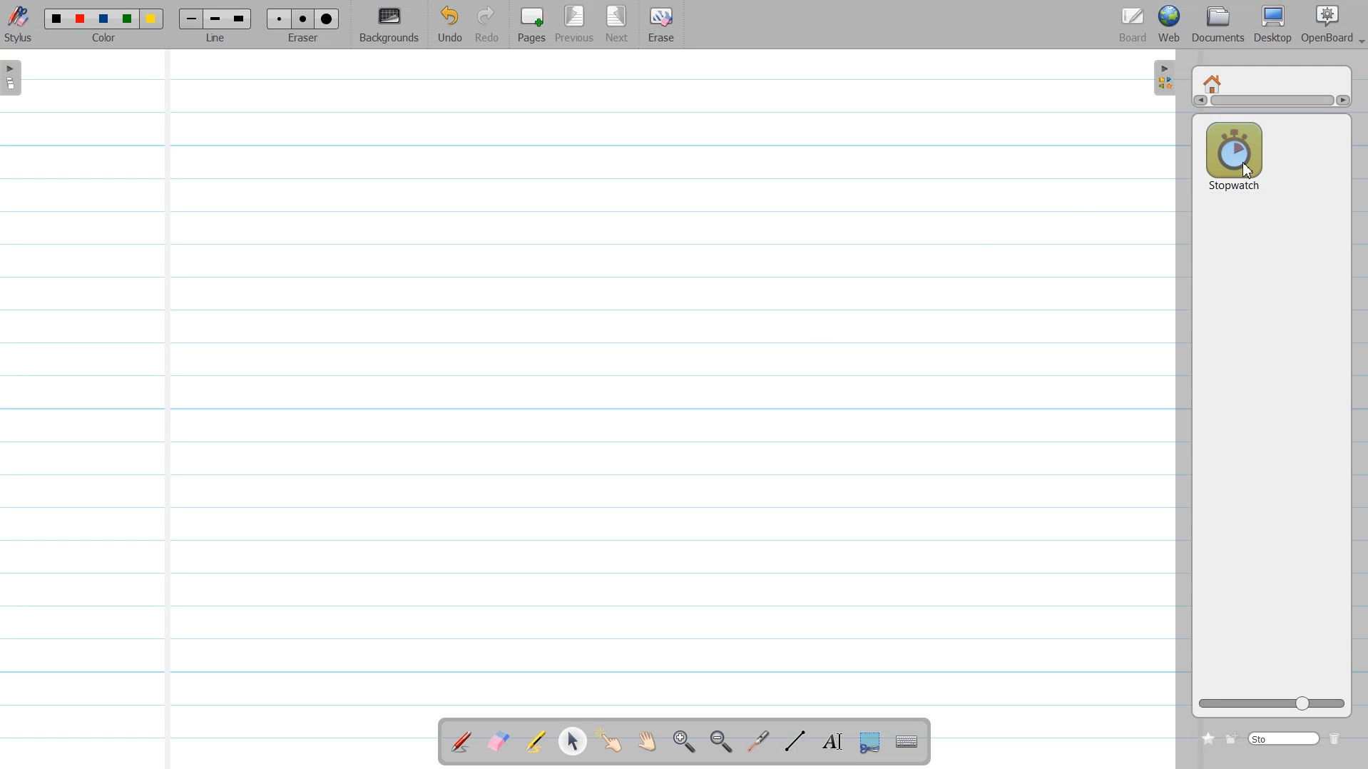 This screenshot has height=769, width=1368. I want to click on Create new folder, so click(1230, 739).